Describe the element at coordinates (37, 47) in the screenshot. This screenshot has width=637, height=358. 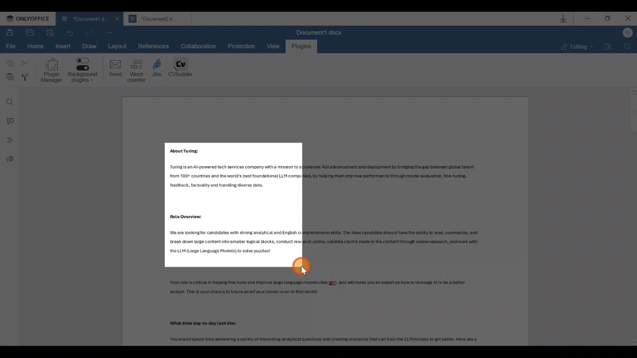
I see `Home` at that location.